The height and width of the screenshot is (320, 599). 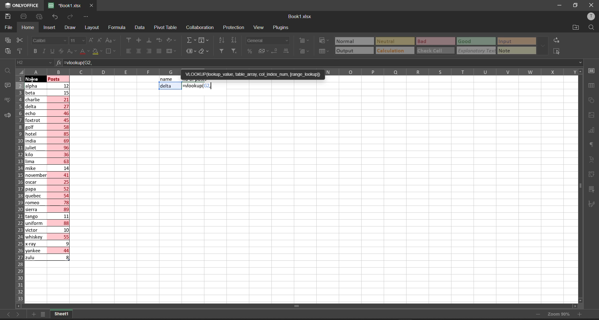 What do you see at coordinates (91, 40) in the screenshot?
I see `increment font size` at bounding box center [91, 40].